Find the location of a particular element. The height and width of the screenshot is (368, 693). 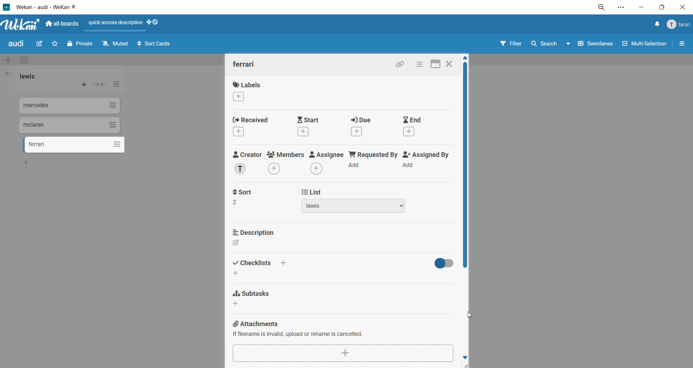

cards is located at coordinates (70, 125).